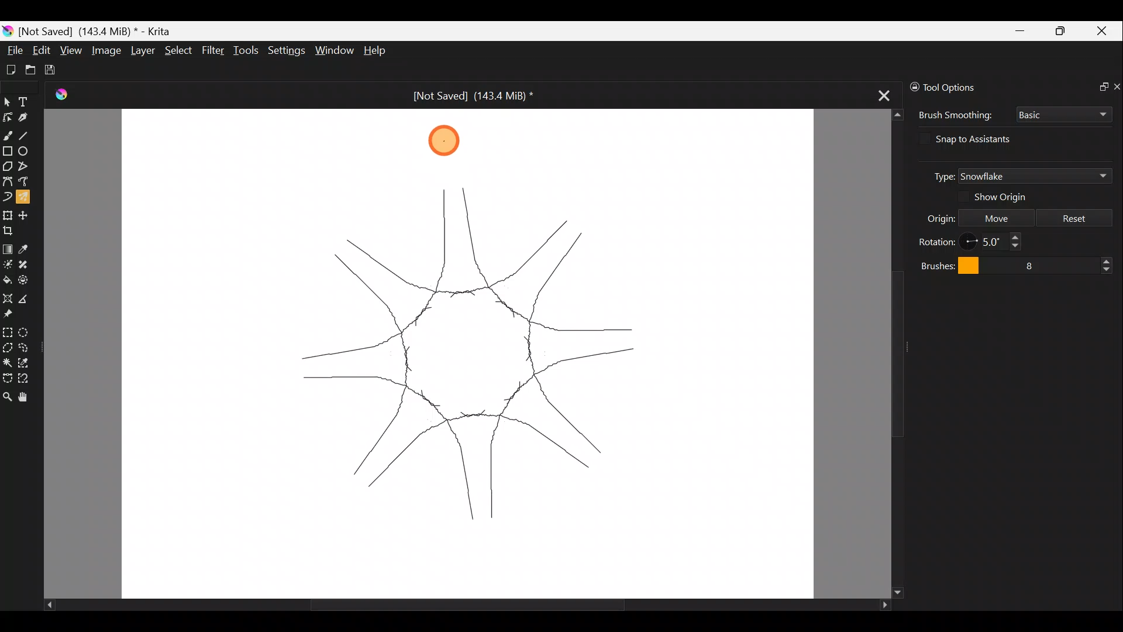 This screenshot has width=1123, height=632. What do you see at coordinates (463, 96) in the screenshot?
I see `Not Saved] (143.4 MiB) *` at bounding box center [463, 96].